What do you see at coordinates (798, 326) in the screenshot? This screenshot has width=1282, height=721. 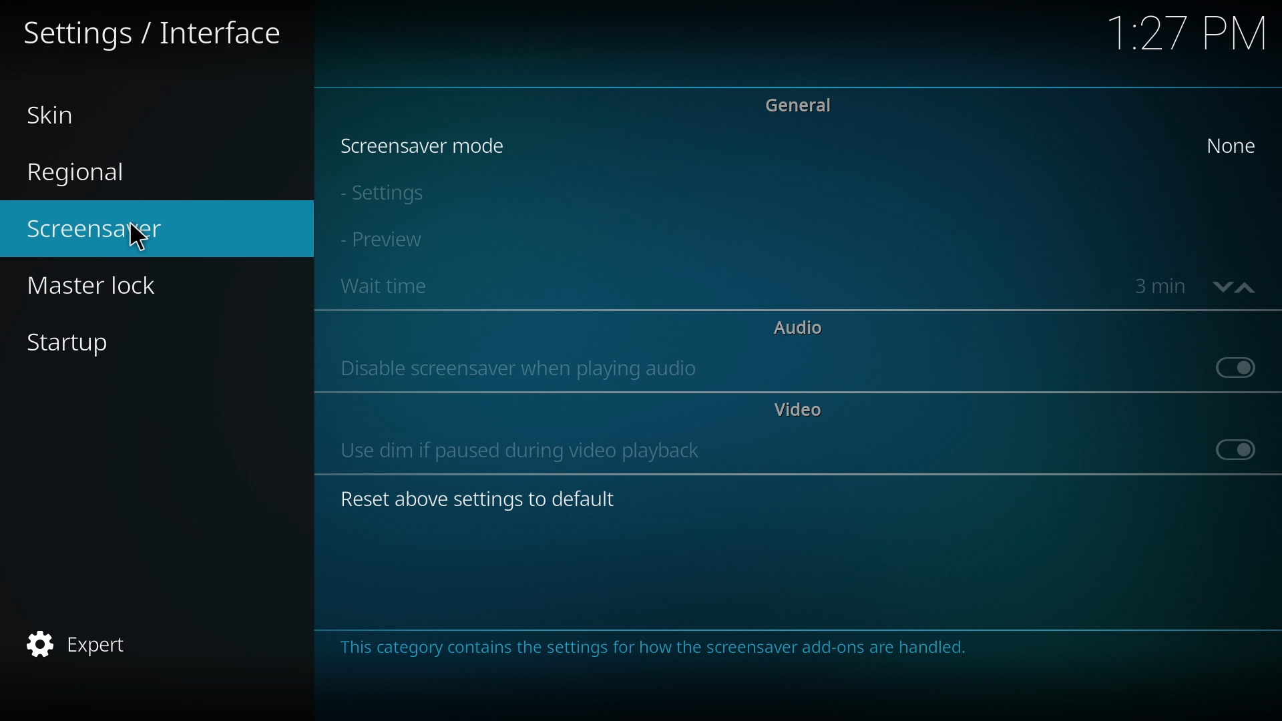 I see `audio` at bounding box center [798, 326].